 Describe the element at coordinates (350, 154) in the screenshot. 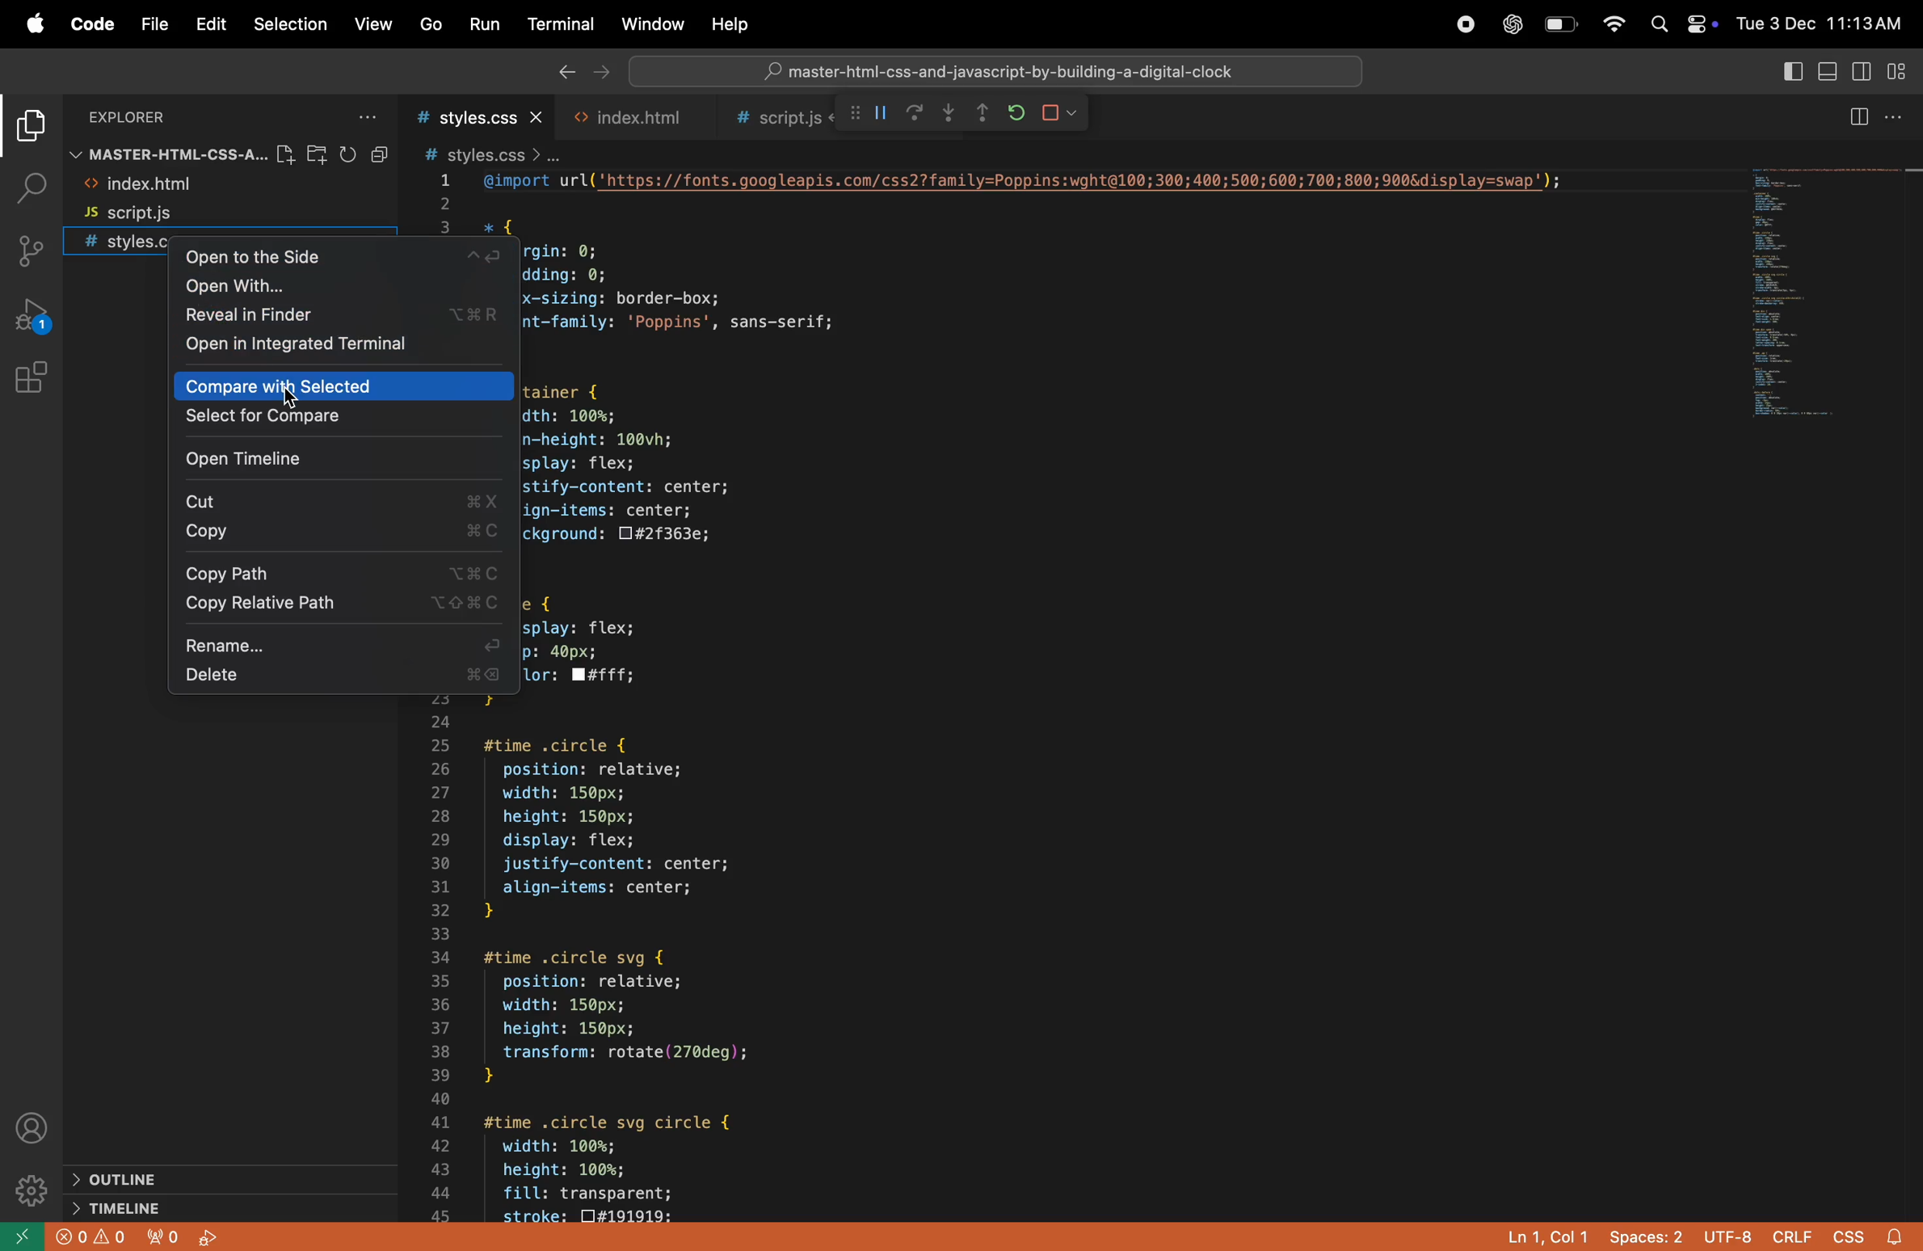

I see `refresh explorer` at that location.